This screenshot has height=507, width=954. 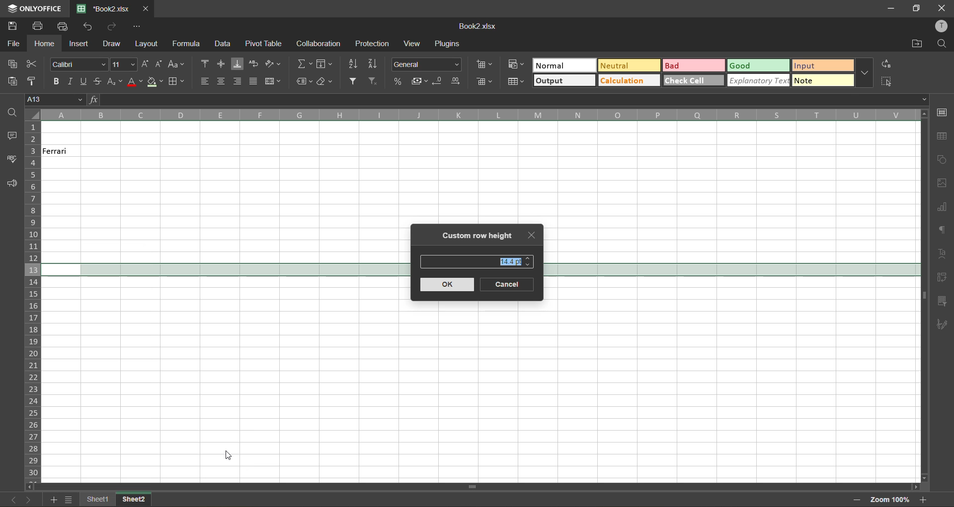 I want to click on sheet names, so click(x=134, y=500).